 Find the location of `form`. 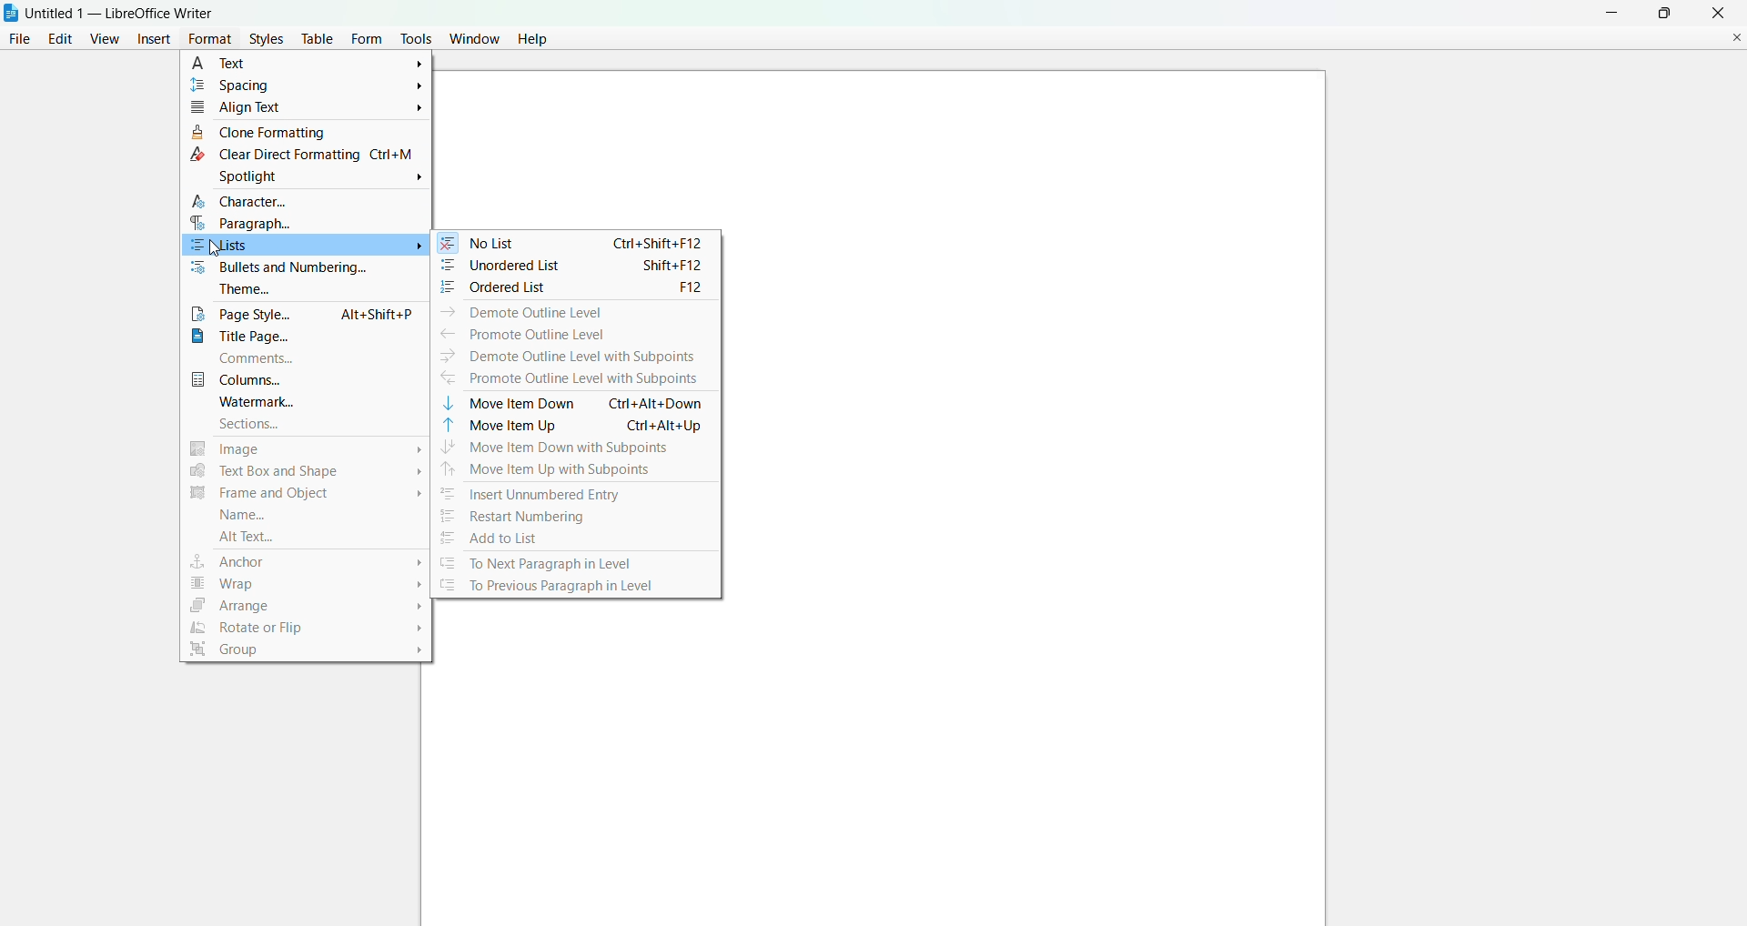

form is located at coordinates (369, 35).